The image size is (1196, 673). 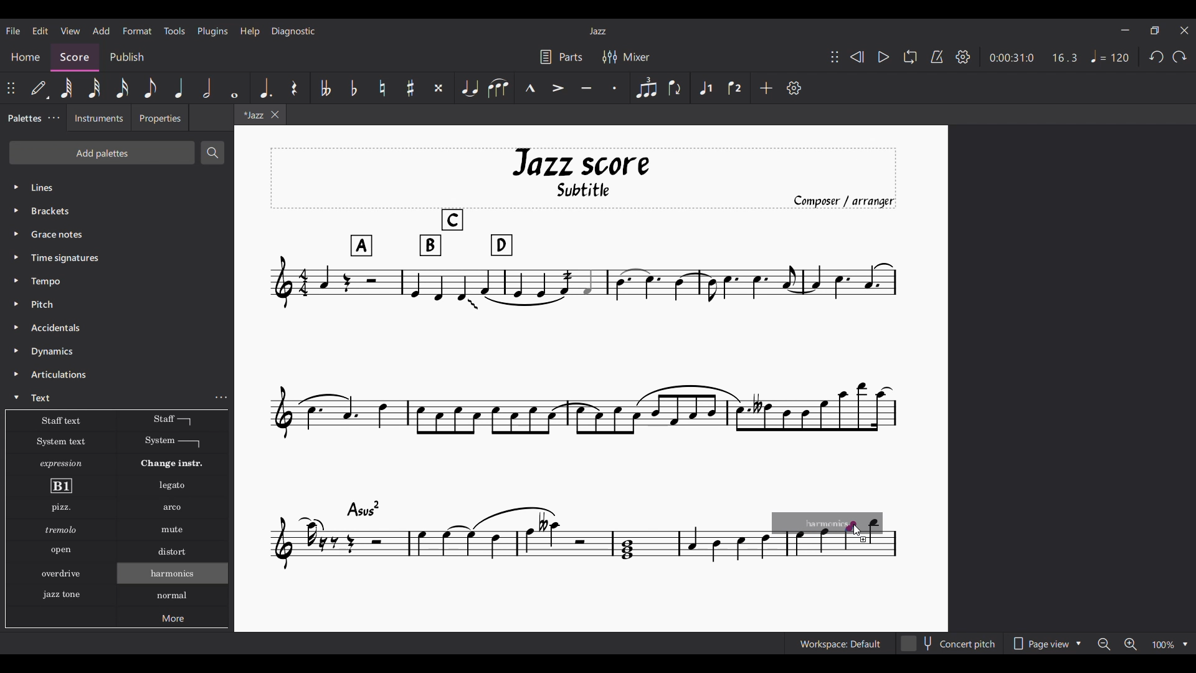 I want to click on 16th note, so click(x=122, y=88).